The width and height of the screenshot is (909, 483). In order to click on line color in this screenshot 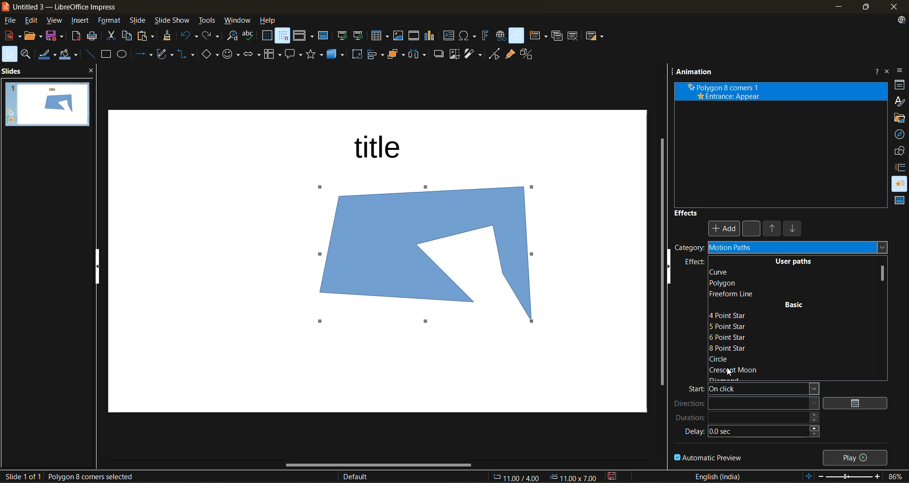, I will do `click(48, 55)`.